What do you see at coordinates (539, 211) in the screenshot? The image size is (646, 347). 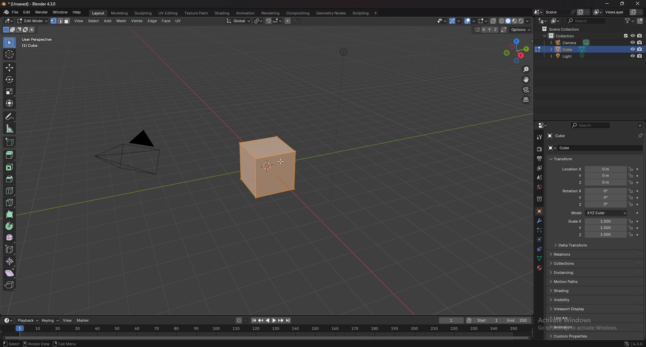 I see `object` at bounding box center [539, 211].